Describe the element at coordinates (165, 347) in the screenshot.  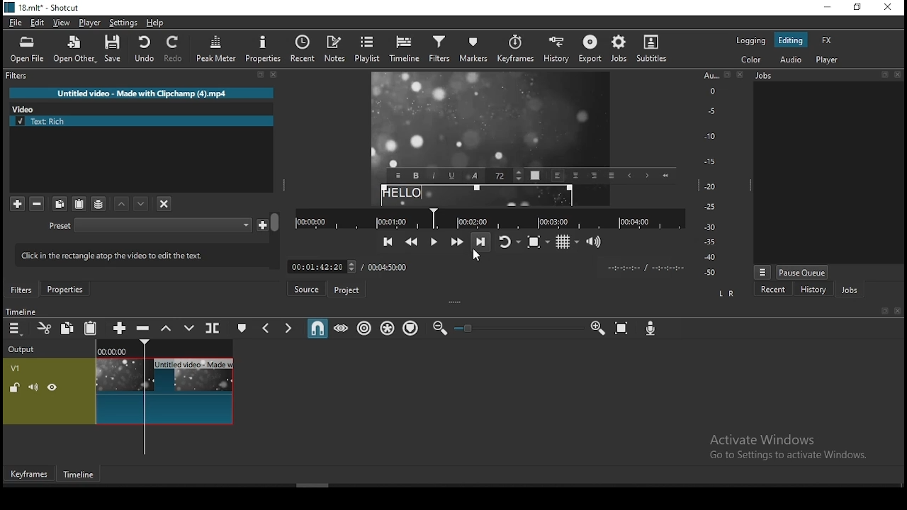
I see `Timeline` at that location.